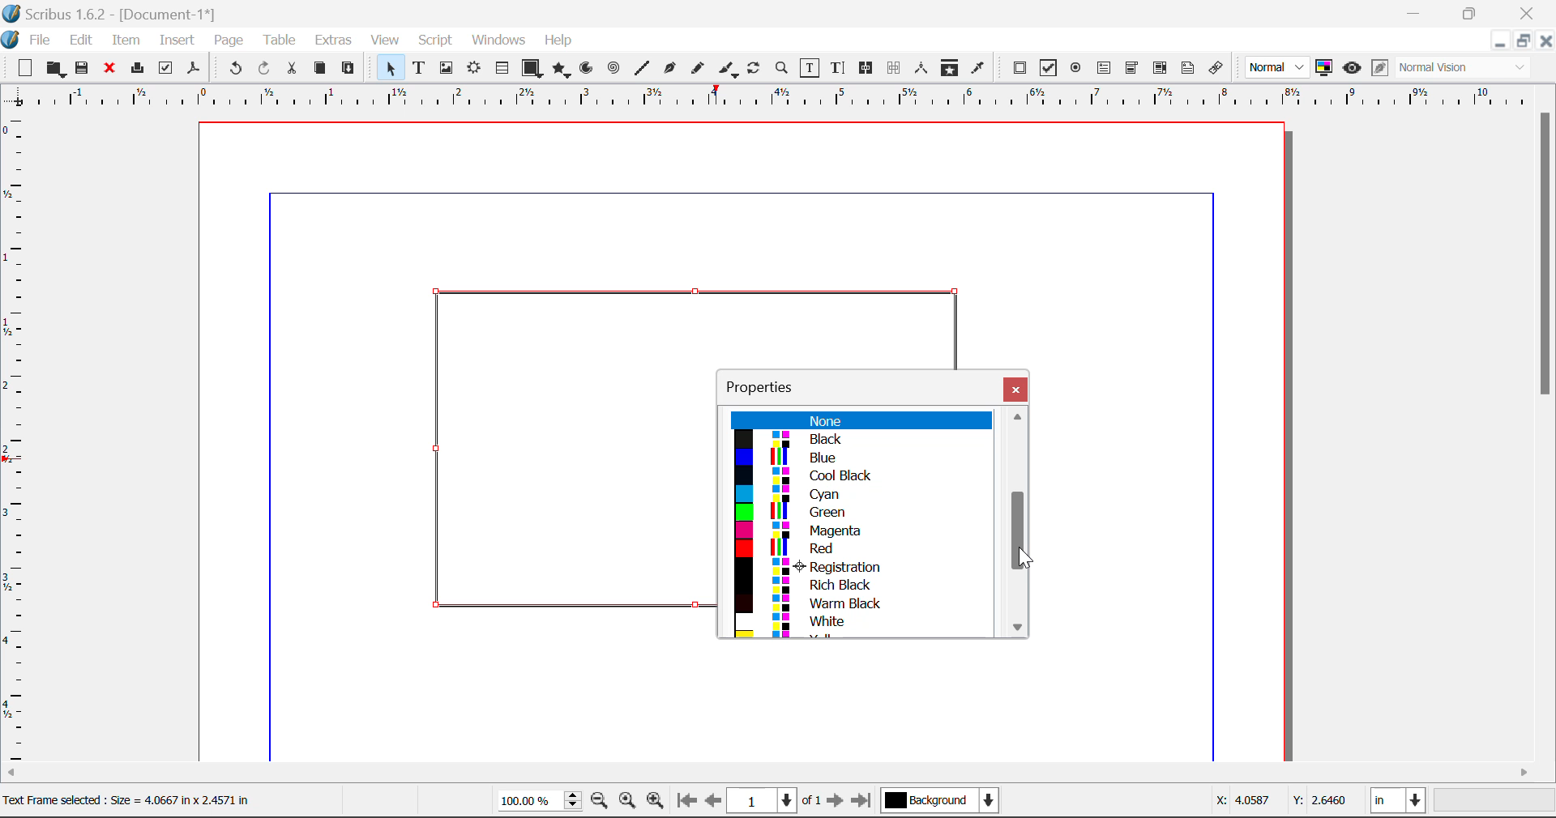 The image size is (1556, 818). What do you see at coordinates (810, 67) in the screenshot?
I see `Edit Contents of Frame` at bounding box center [810, 67].